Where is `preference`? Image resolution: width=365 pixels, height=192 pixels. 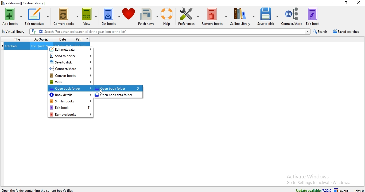
preference is located at coordinates (187, 17).